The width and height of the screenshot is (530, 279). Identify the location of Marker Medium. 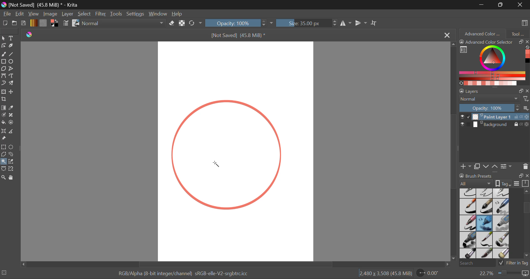
(502, 223).